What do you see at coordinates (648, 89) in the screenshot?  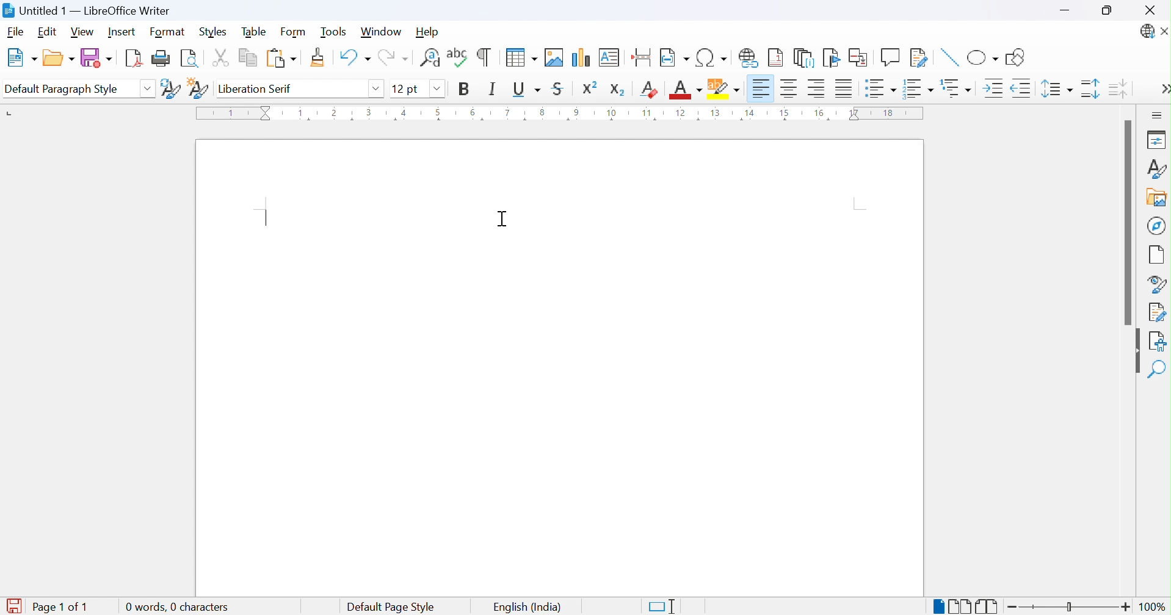 I see `Clear direct formatting` at bounding box center [648, 89].